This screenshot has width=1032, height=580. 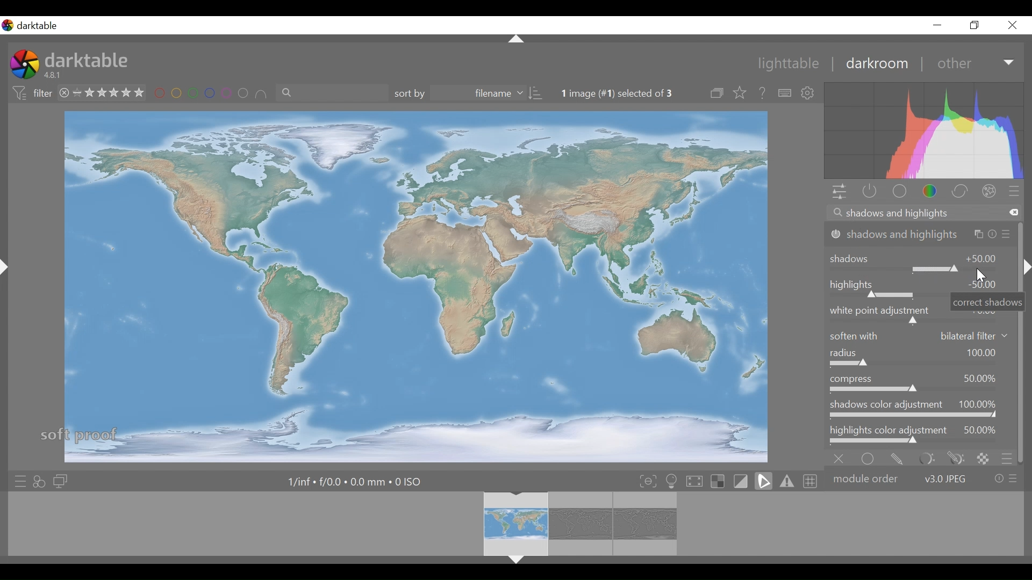 I want to click on quick access for applying any of styles, so click(x=41, y=481).